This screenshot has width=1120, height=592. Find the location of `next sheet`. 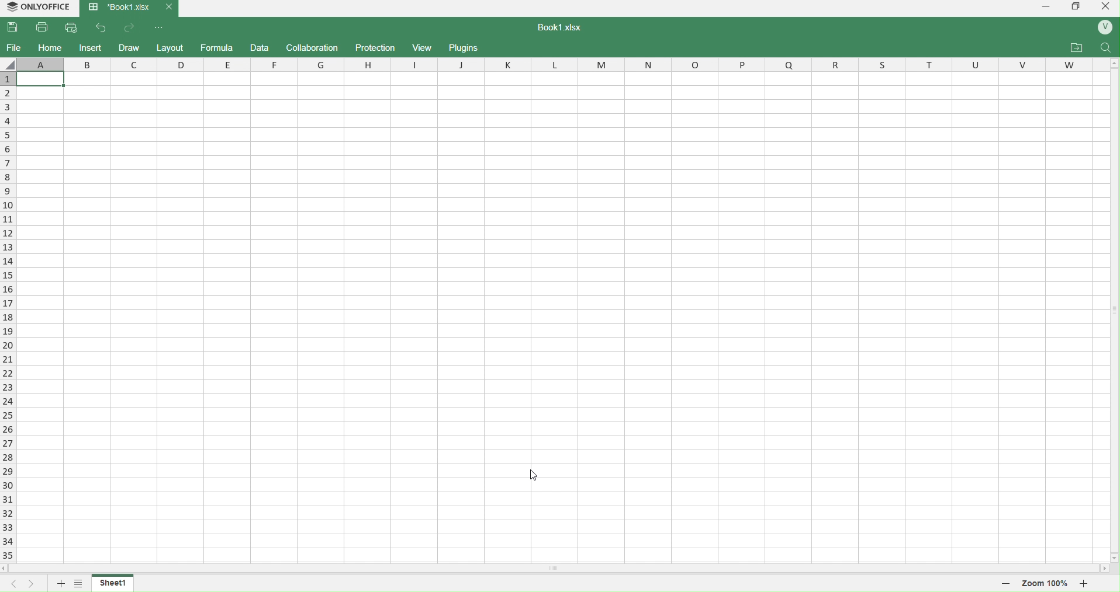

next sheet is located at coordinates (29, 584).